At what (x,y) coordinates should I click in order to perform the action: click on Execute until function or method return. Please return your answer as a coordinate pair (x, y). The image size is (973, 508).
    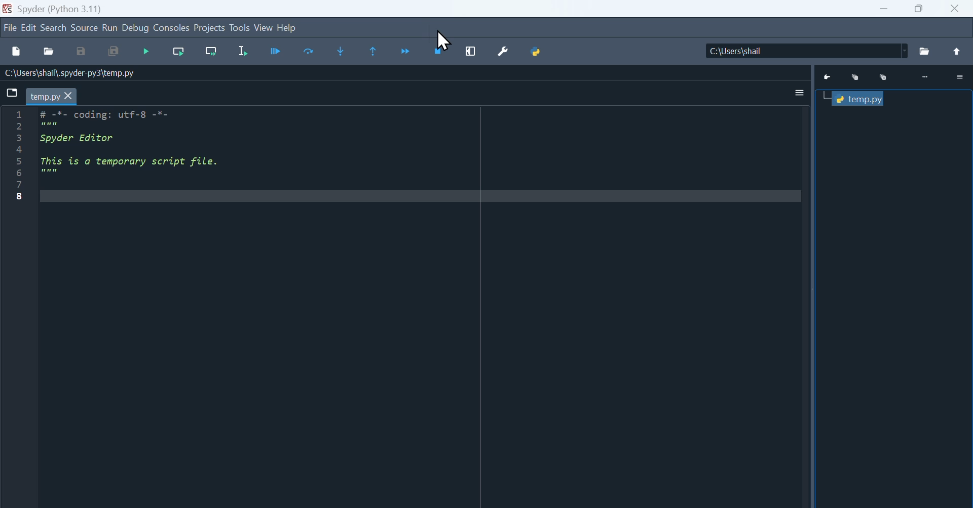
    Looking at the image, I should click on (374, 52).